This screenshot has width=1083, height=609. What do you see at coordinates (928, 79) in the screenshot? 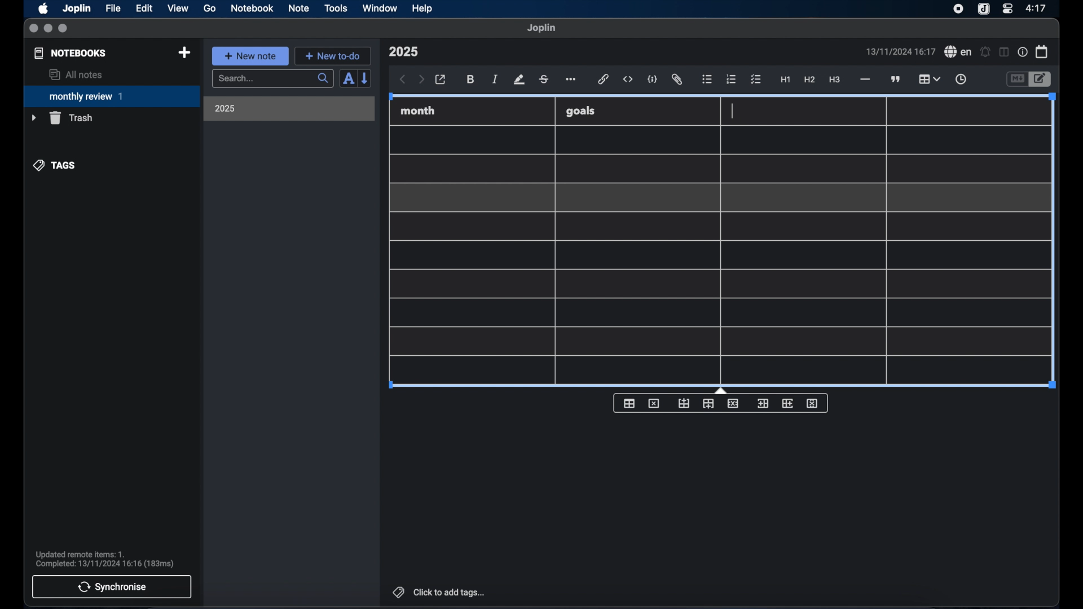
I see `table highlighted` at bounding box center [928, 79].